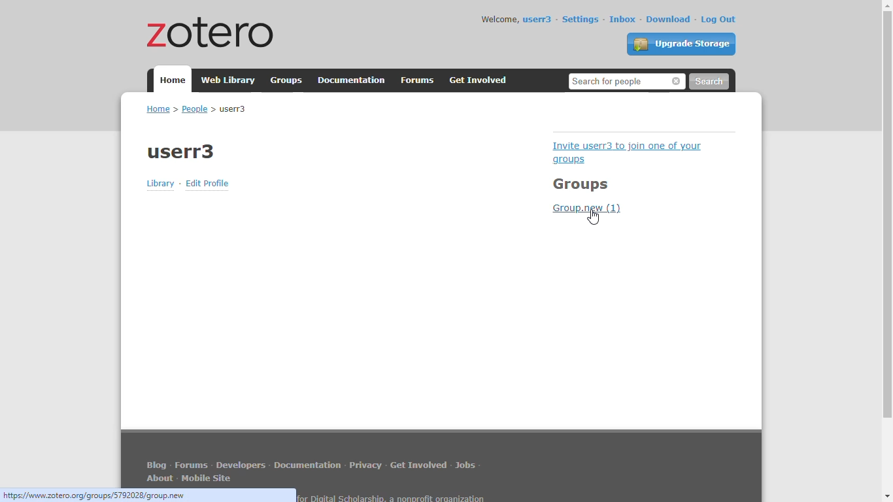  Describe the element at coordinates (352, 80) in the screenshot. I see `documentation` at that location.